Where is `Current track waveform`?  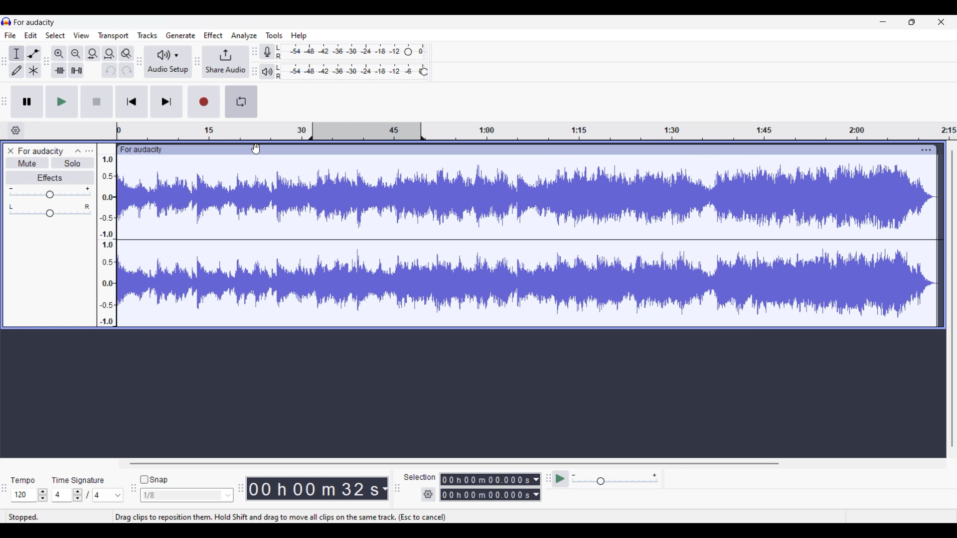 Current track waveform is located at coordinates (517, 241).